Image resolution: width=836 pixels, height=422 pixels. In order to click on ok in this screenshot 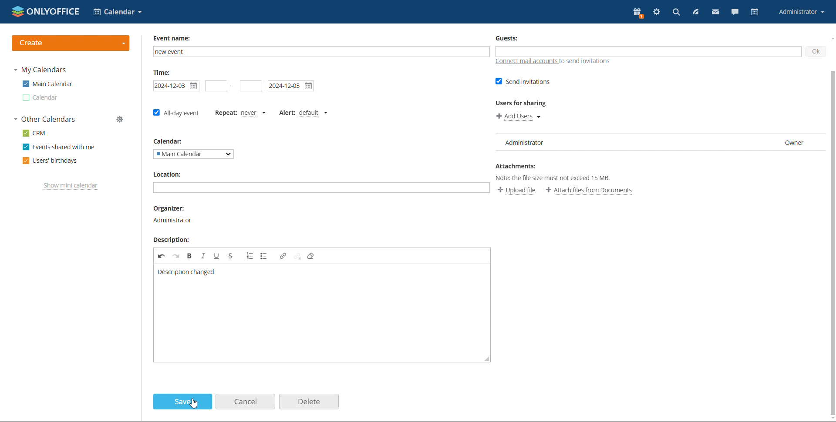, I will do `click(818, 50)`.